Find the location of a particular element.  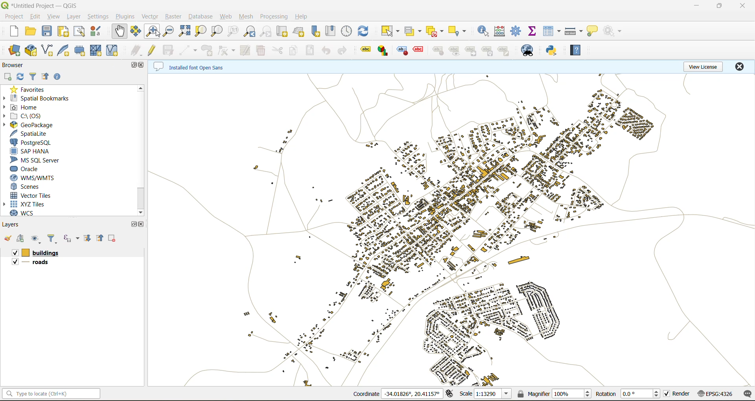

manage map is located at coordinates (37, 239).